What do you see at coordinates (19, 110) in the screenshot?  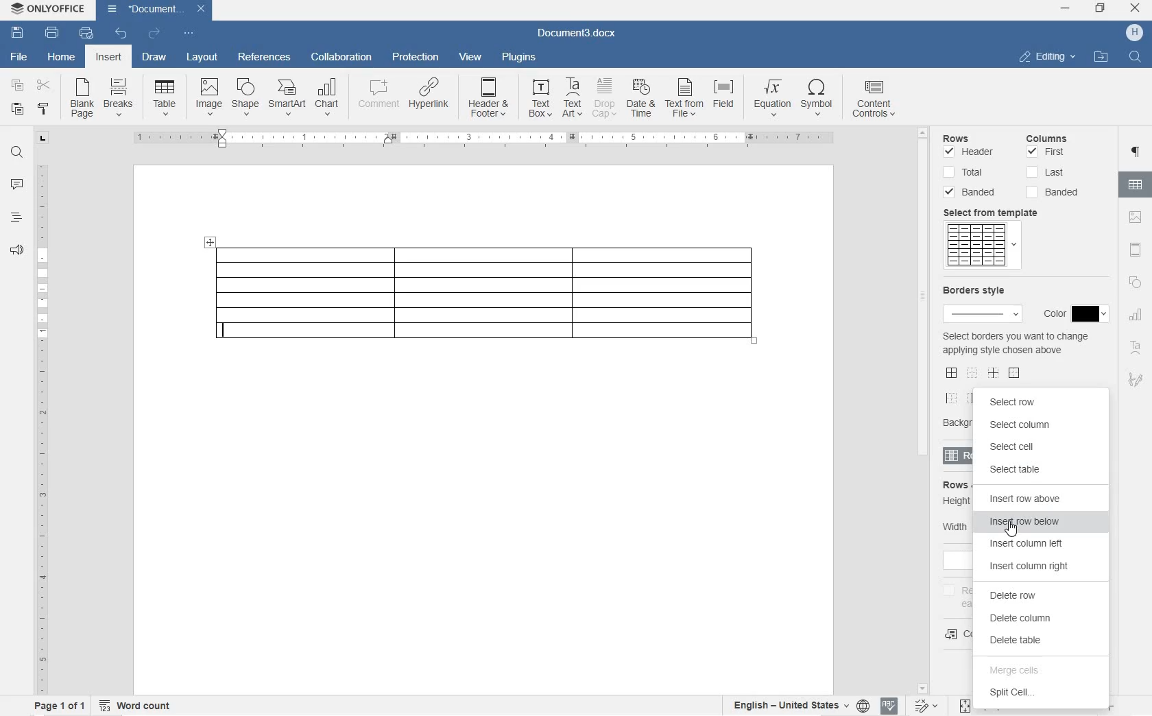 I see `PASTE` at bounding box center [19, 110].